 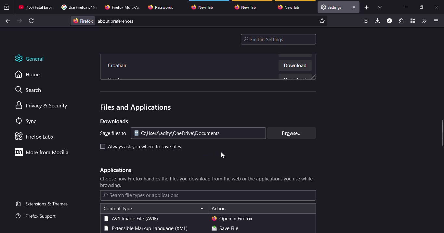 I want to click on forward, so click(x=20, y=21).